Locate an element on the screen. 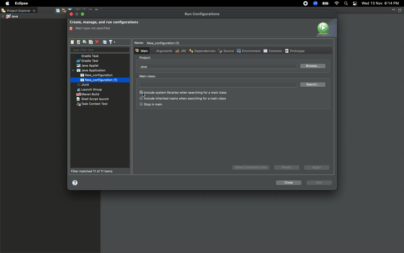 Image resolution: width=404 pixels, height=253 pixels. Common is located at coordinates (272, 51).